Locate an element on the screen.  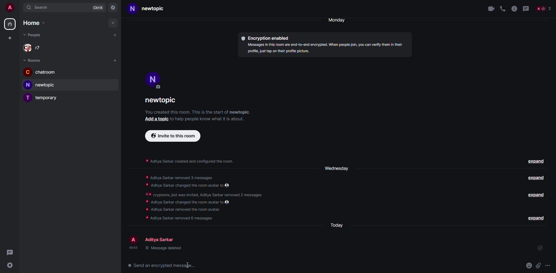
info is located at coordinates (189, 160).